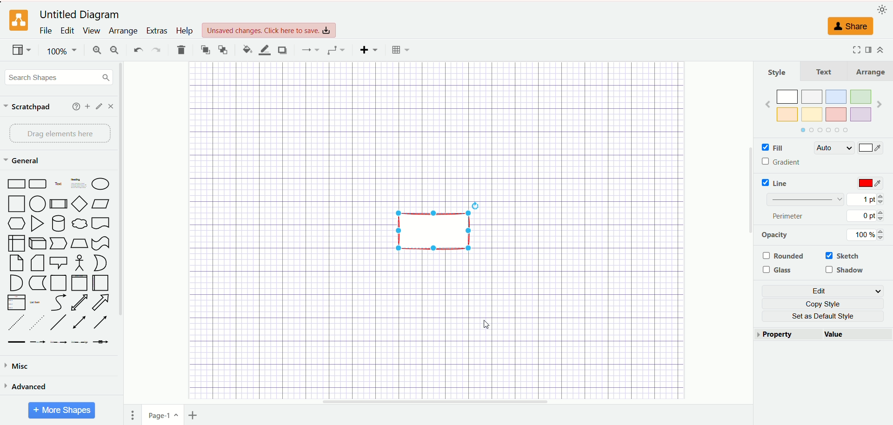 The height and width of the screenshot is (425, 893). Describe the element at coordinates (776, 183) in the screenshot. I see `line` at that location.